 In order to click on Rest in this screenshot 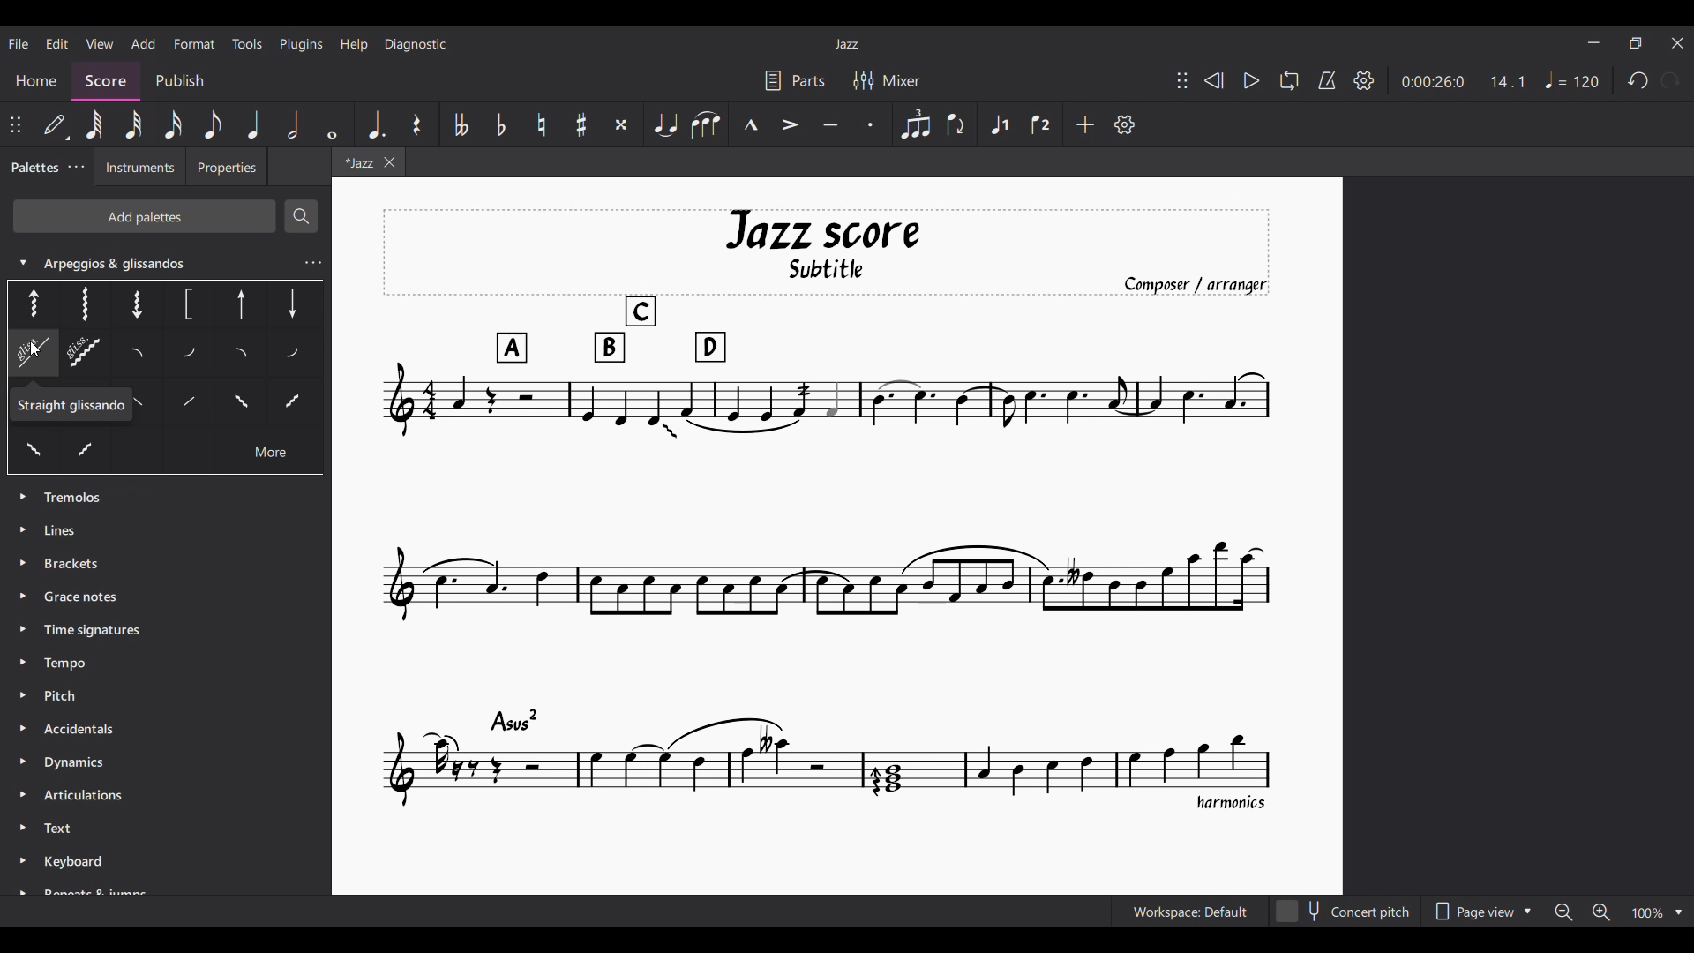, I will do `click(417, 124)`.